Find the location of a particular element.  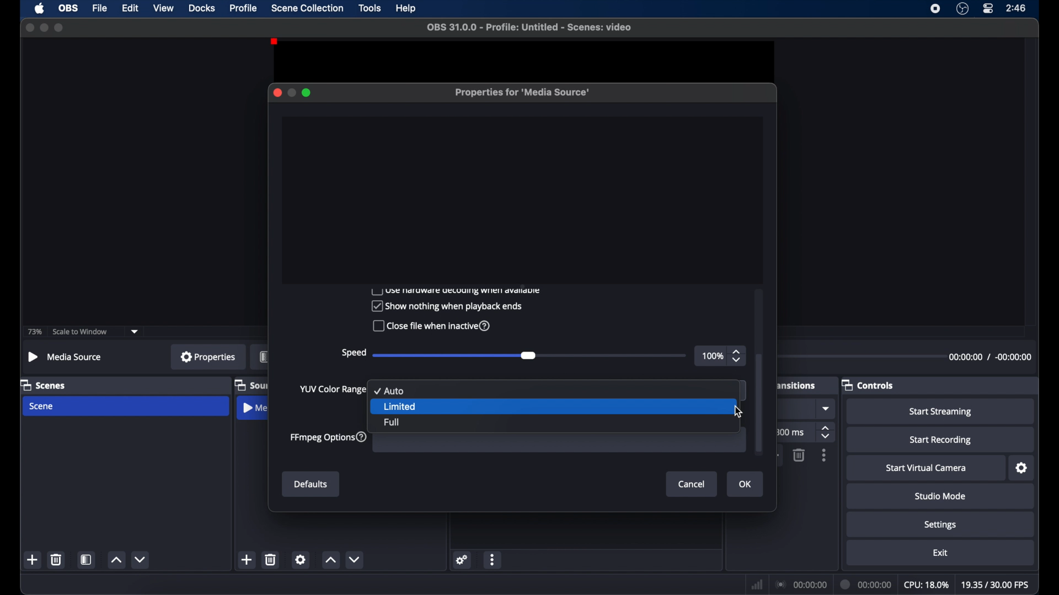

ok is located at coordinates (747, 485).